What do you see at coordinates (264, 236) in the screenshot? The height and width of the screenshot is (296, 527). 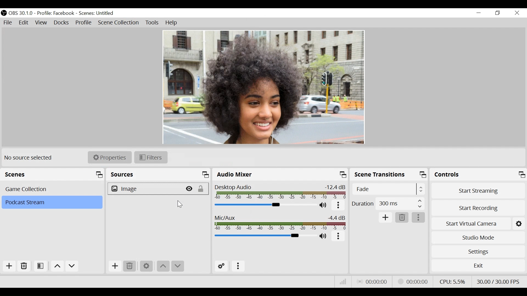 I see `Mic Slider` at bounding box center [264, 236].